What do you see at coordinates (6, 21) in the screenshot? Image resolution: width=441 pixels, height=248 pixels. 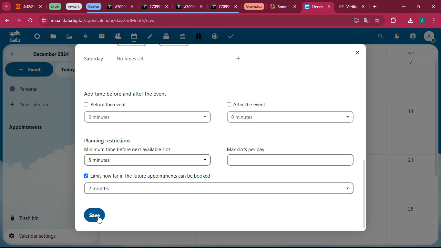 I see `back` at bounding box center [6, 21].